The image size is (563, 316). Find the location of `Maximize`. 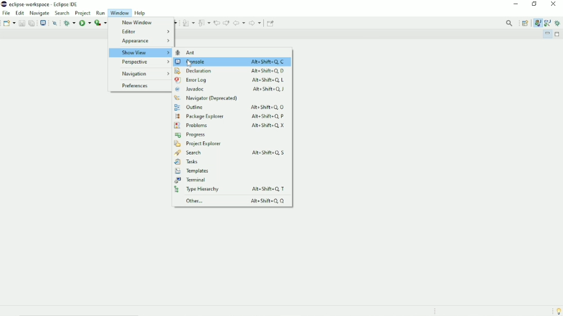

Maximize is located at coordinates (558, 34).